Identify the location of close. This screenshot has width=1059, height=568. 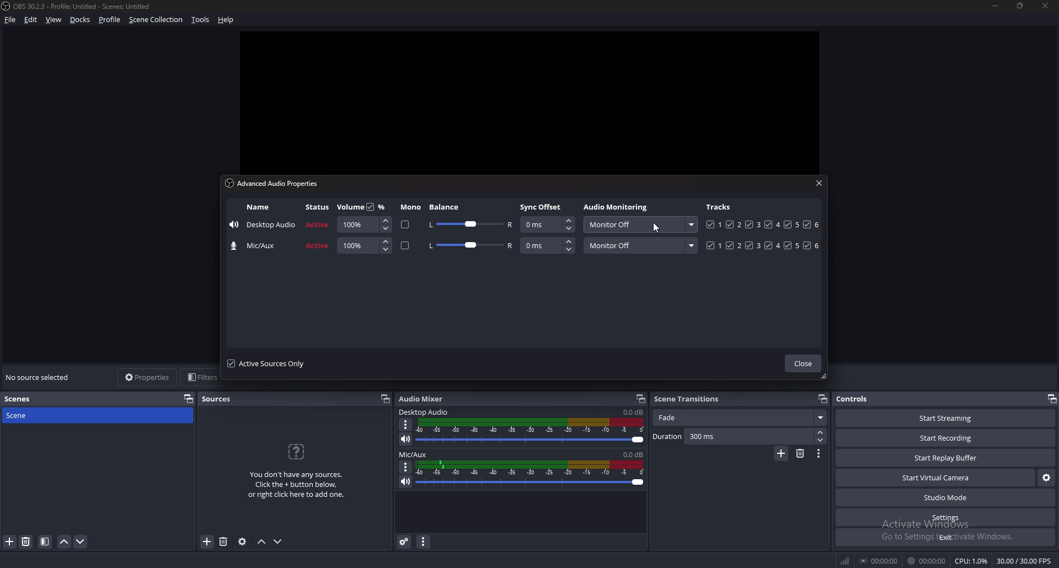
(1046, 6).